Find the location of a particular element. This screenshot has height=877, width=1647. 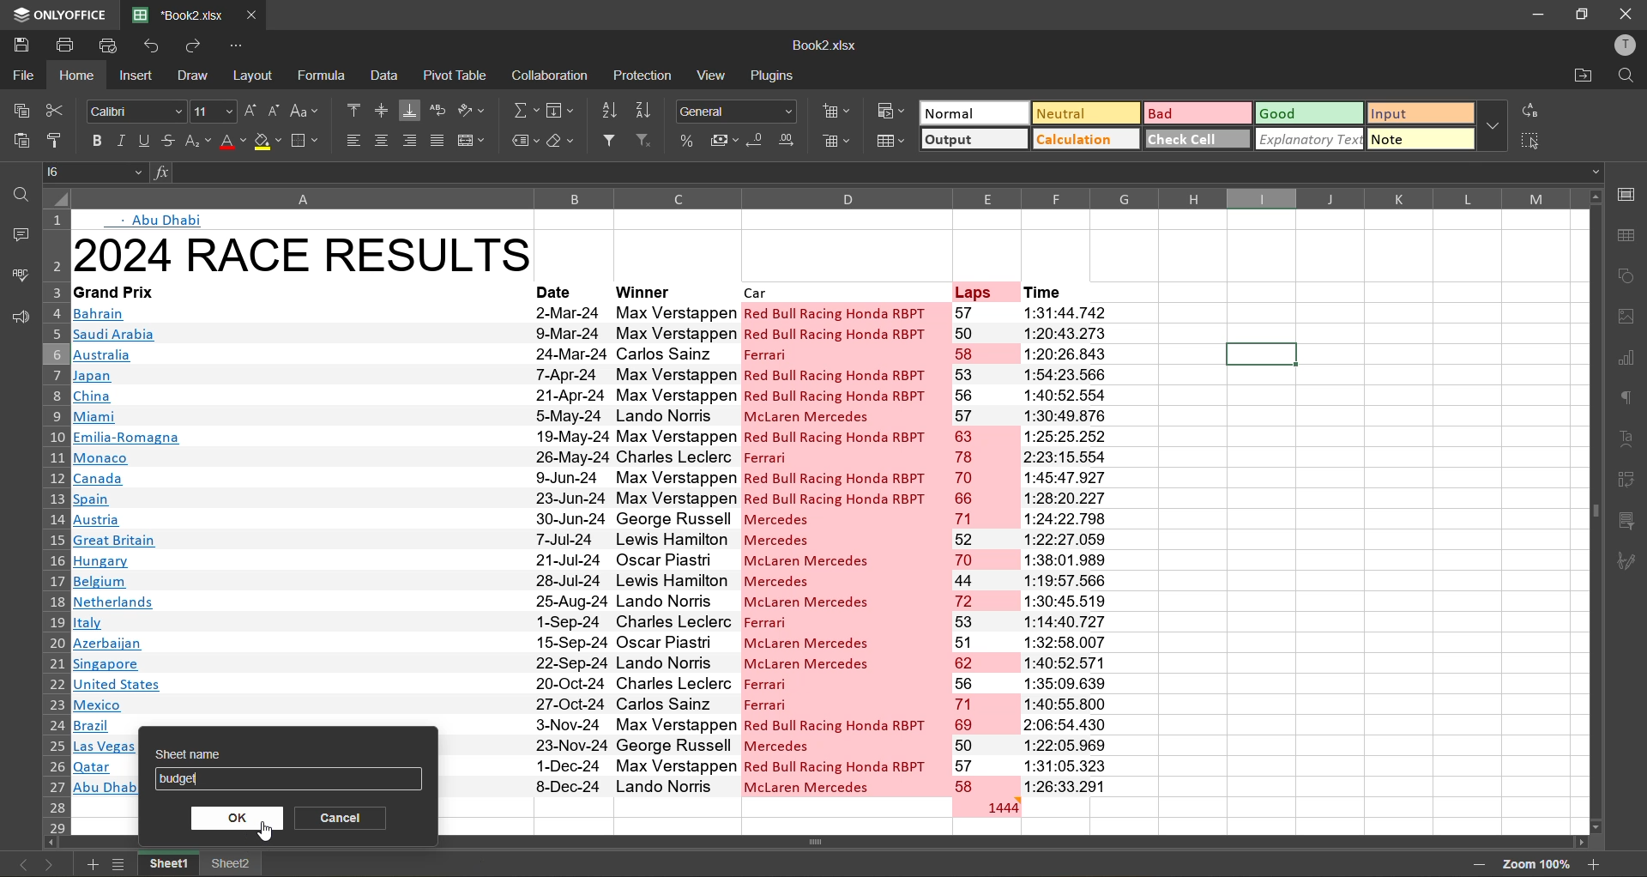

percent is located at coordinates (685, 142).